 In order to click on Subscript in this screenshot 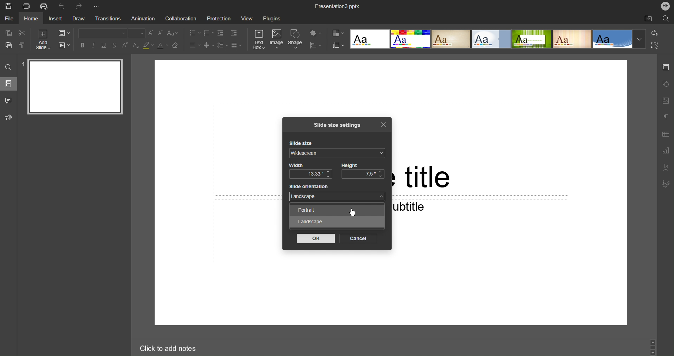, I will do `click(136, 45)`.